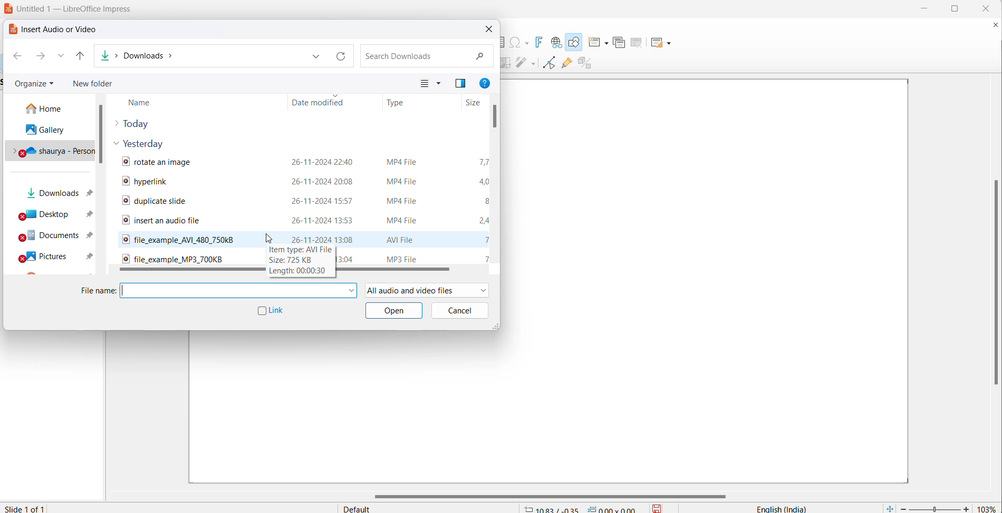  I want to click on , so click(142, 101).